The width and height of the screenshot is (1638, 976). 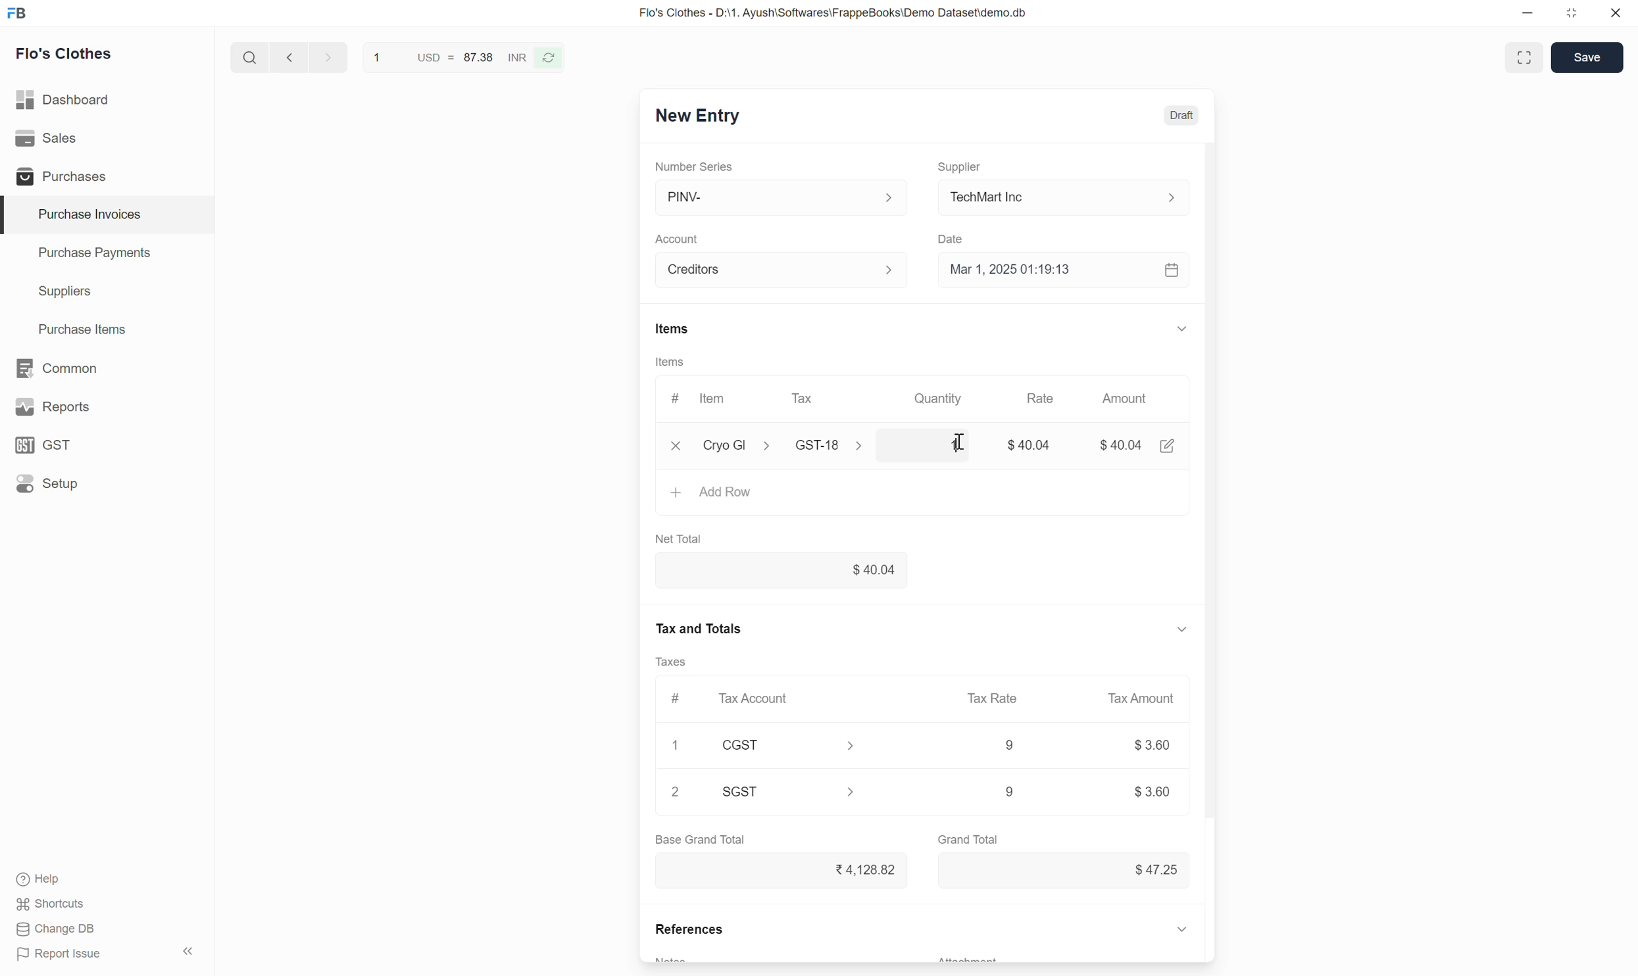 I want to click on Rs. 4,128.82, so click(x=859, y=868).